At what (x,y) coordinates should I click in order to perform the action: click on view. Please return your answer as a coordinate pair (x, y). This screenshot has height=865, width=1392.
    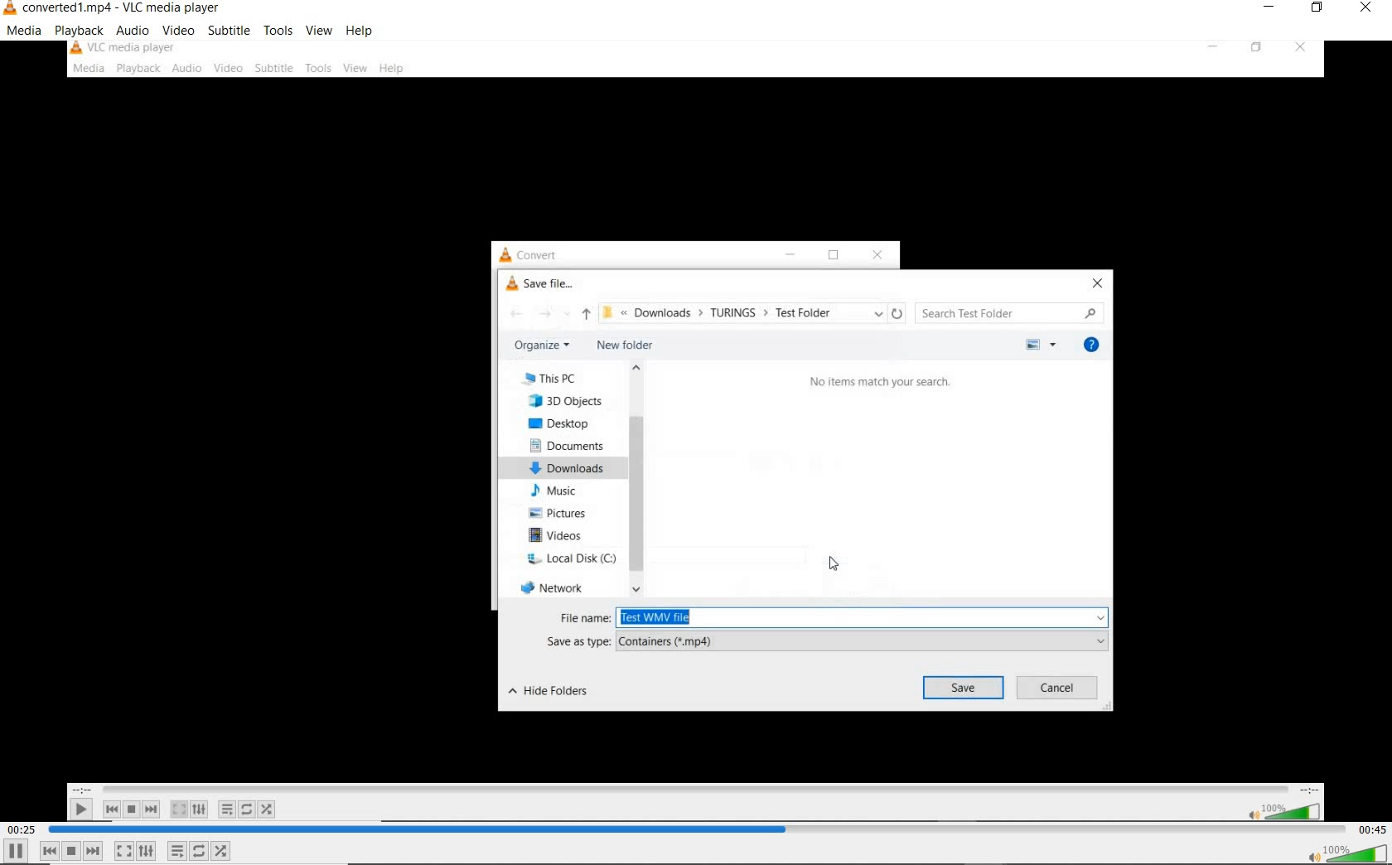
    Looking at the image, I should click on (320, 29).